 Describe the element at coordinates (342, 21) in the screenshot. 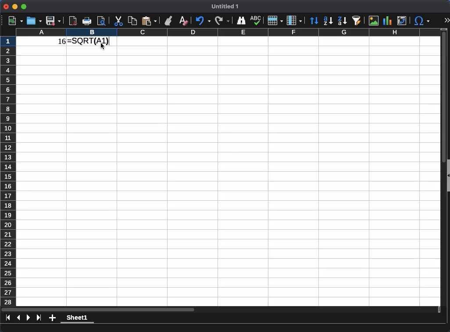

I see `descending` at that location.